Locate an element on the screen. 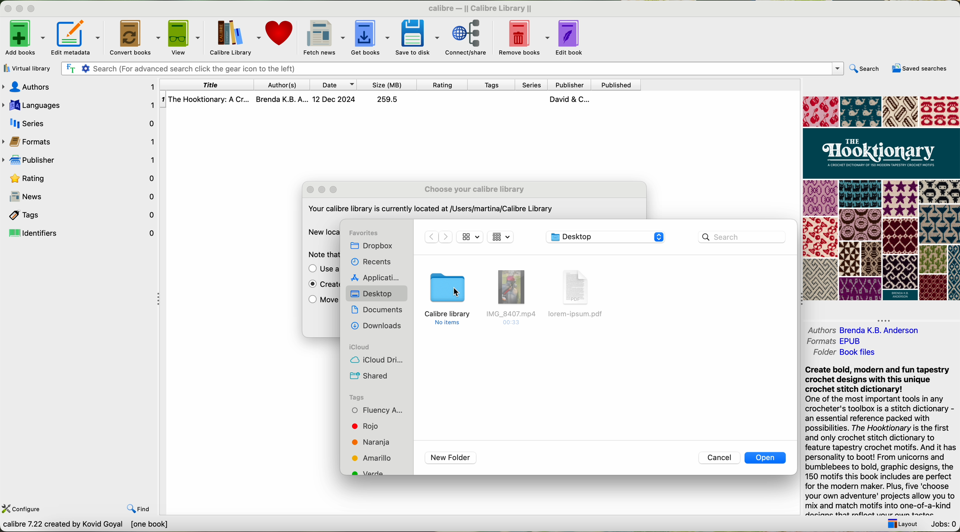 The height and width of the screenshot is (532, 960). series is located at coordinates (80, 122).